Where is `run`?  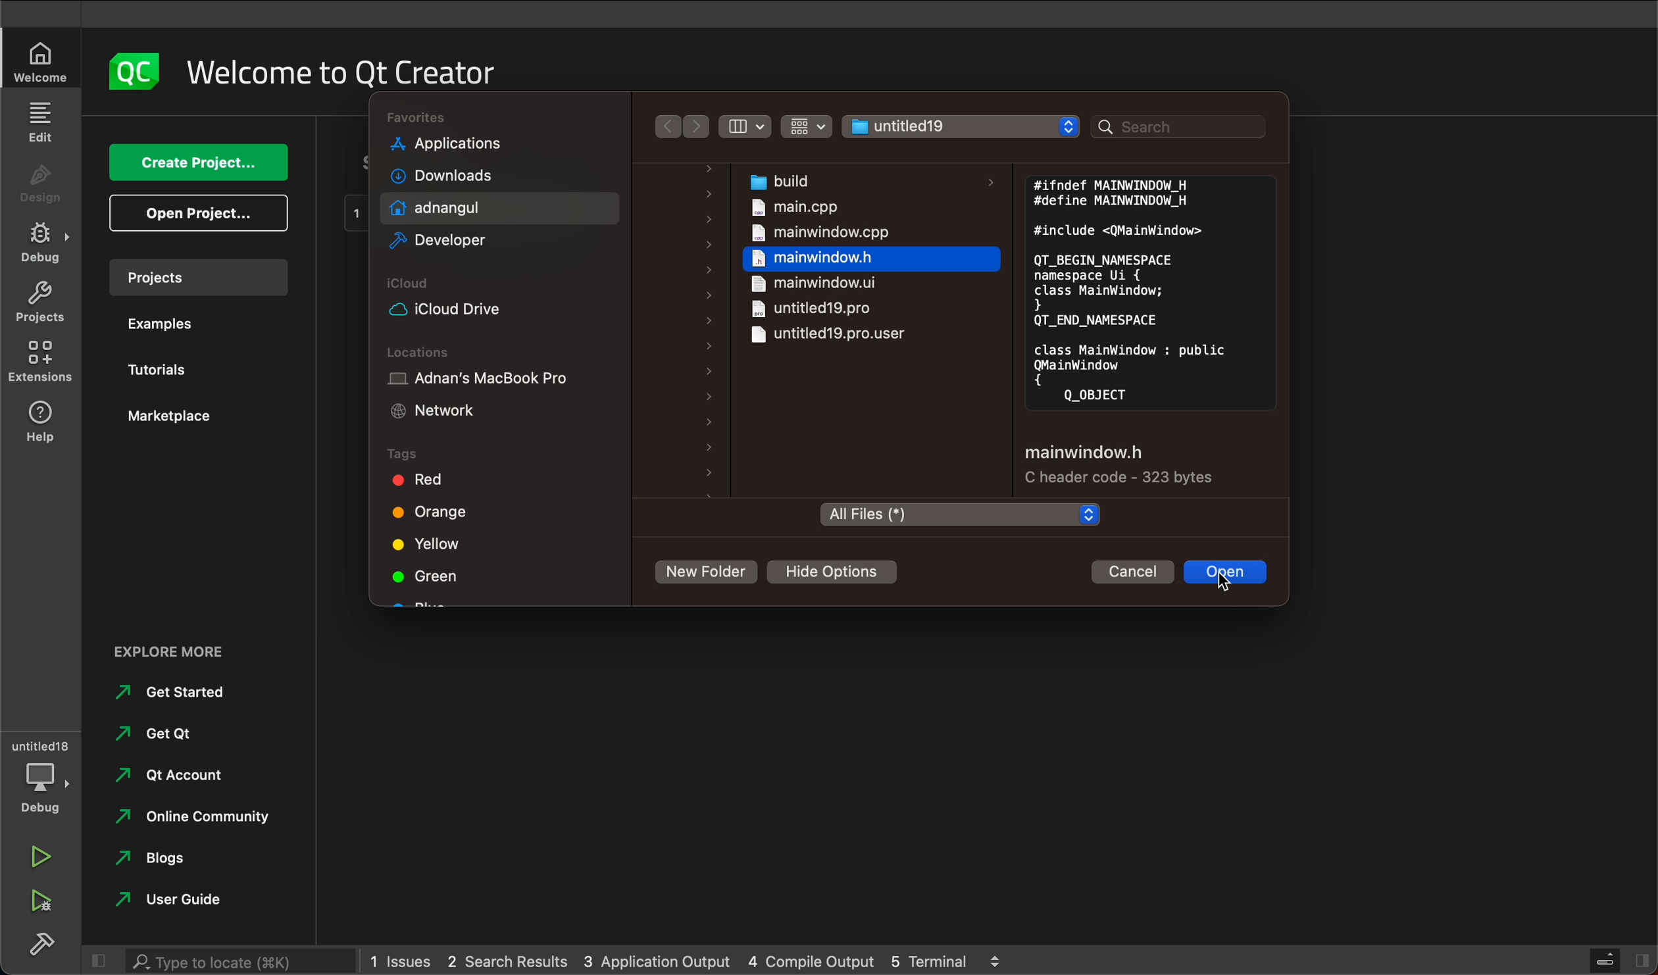 run is located at coordinates (39, 855).